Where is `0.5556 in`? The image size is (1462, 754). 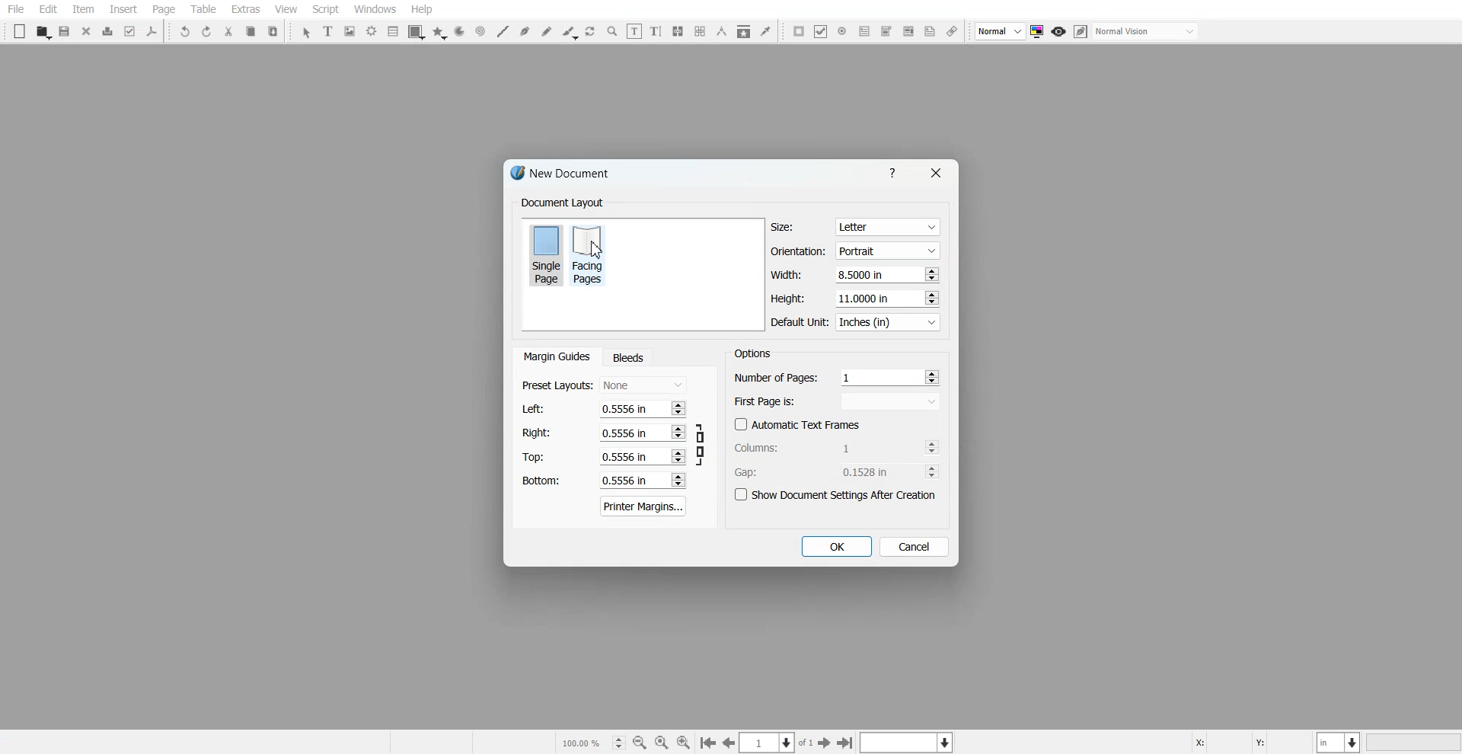 0.5556 in is located at coordinates (624, 407).